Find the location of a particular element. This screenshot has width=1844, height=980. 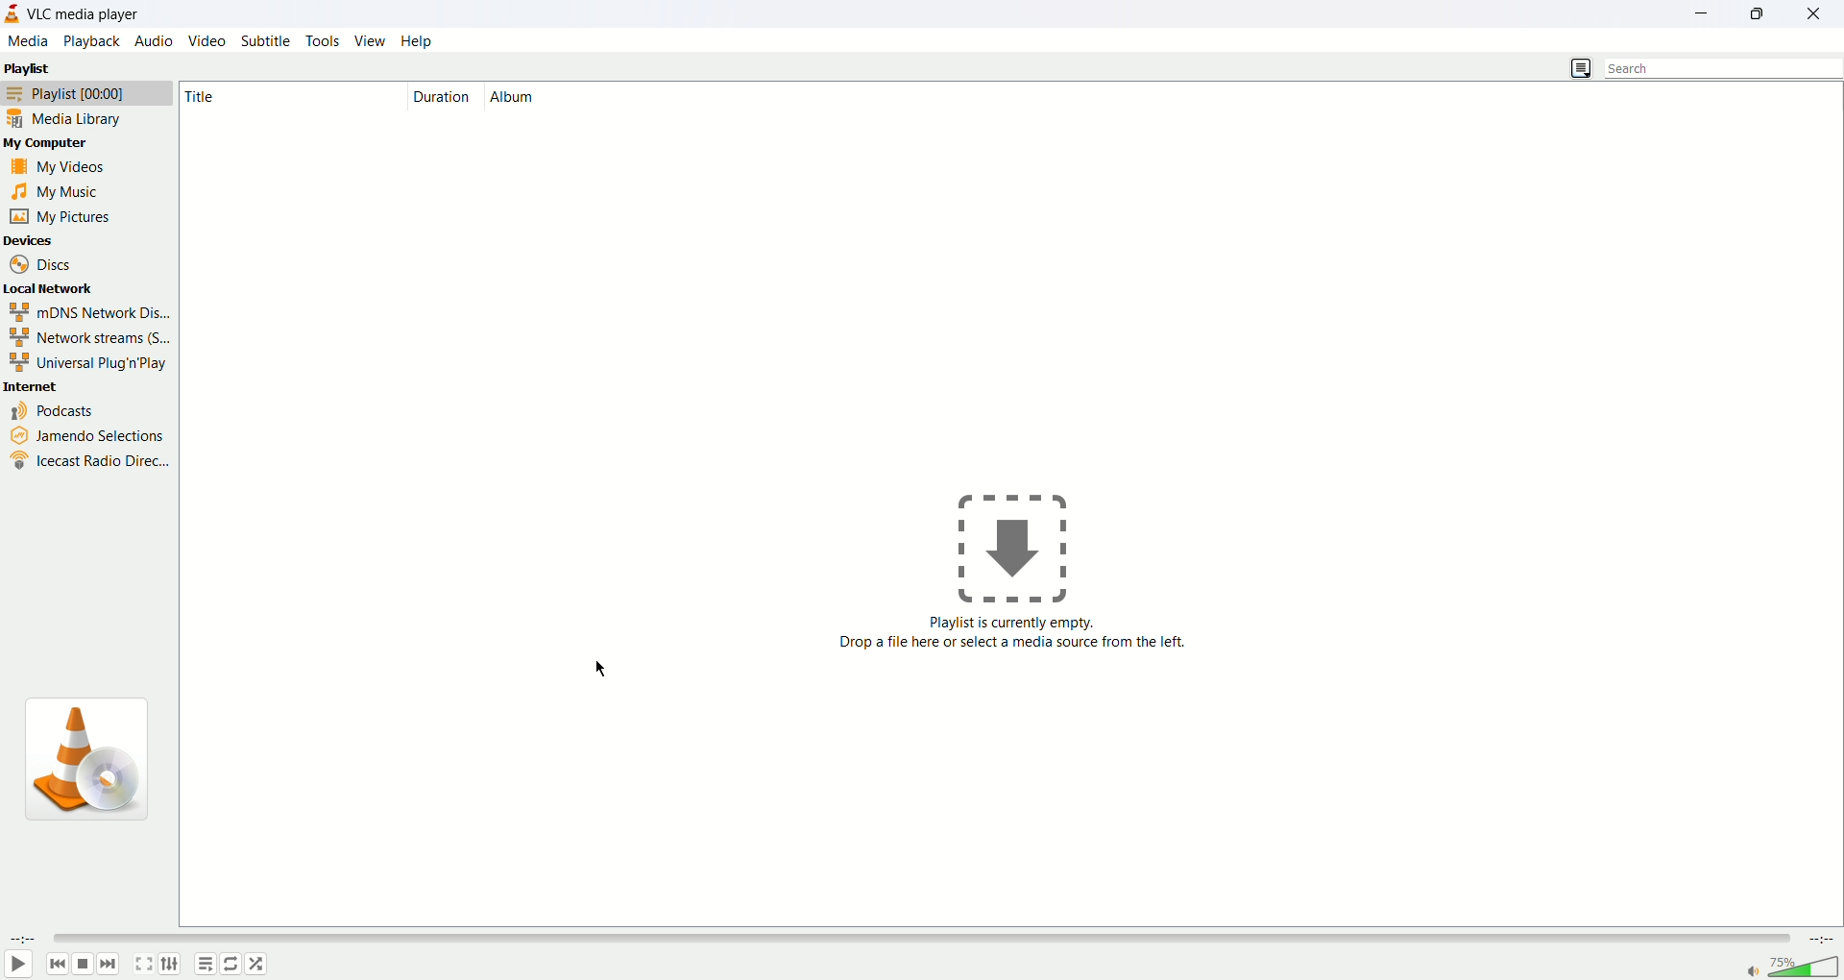

elapsed time is located at coordinates (22, 940).